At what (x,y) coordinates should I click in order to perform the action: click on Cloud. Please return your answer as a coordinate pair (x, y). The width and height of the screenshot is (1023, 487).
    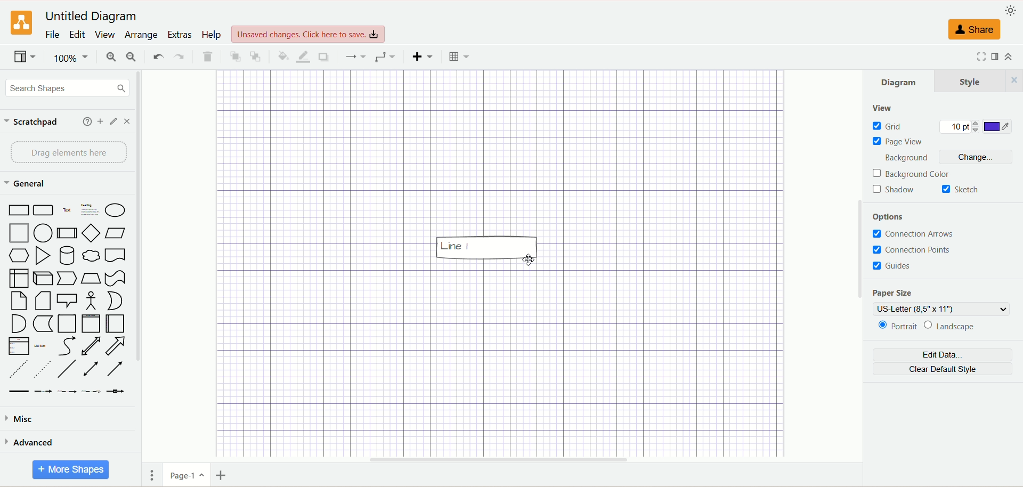
    Looking at the image, I should click on (91, 254).